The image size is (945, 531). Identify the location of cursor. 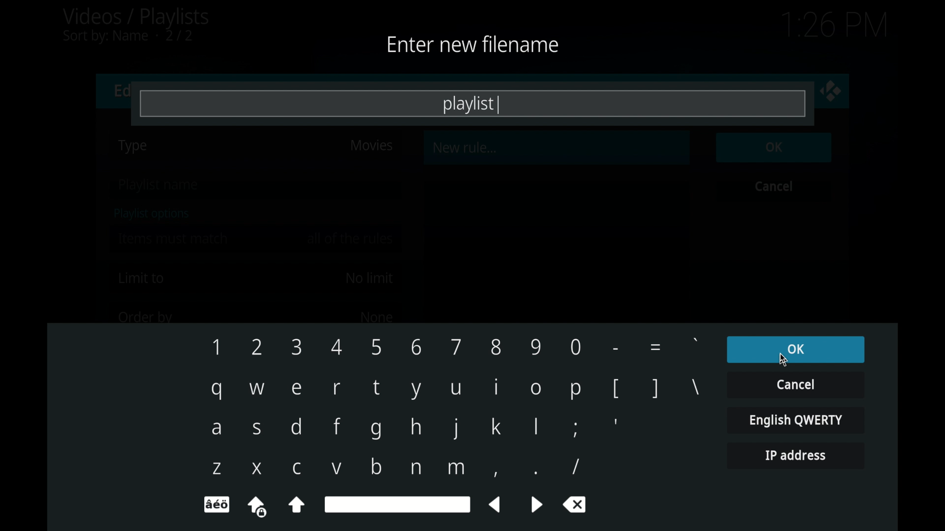
(785, 360).